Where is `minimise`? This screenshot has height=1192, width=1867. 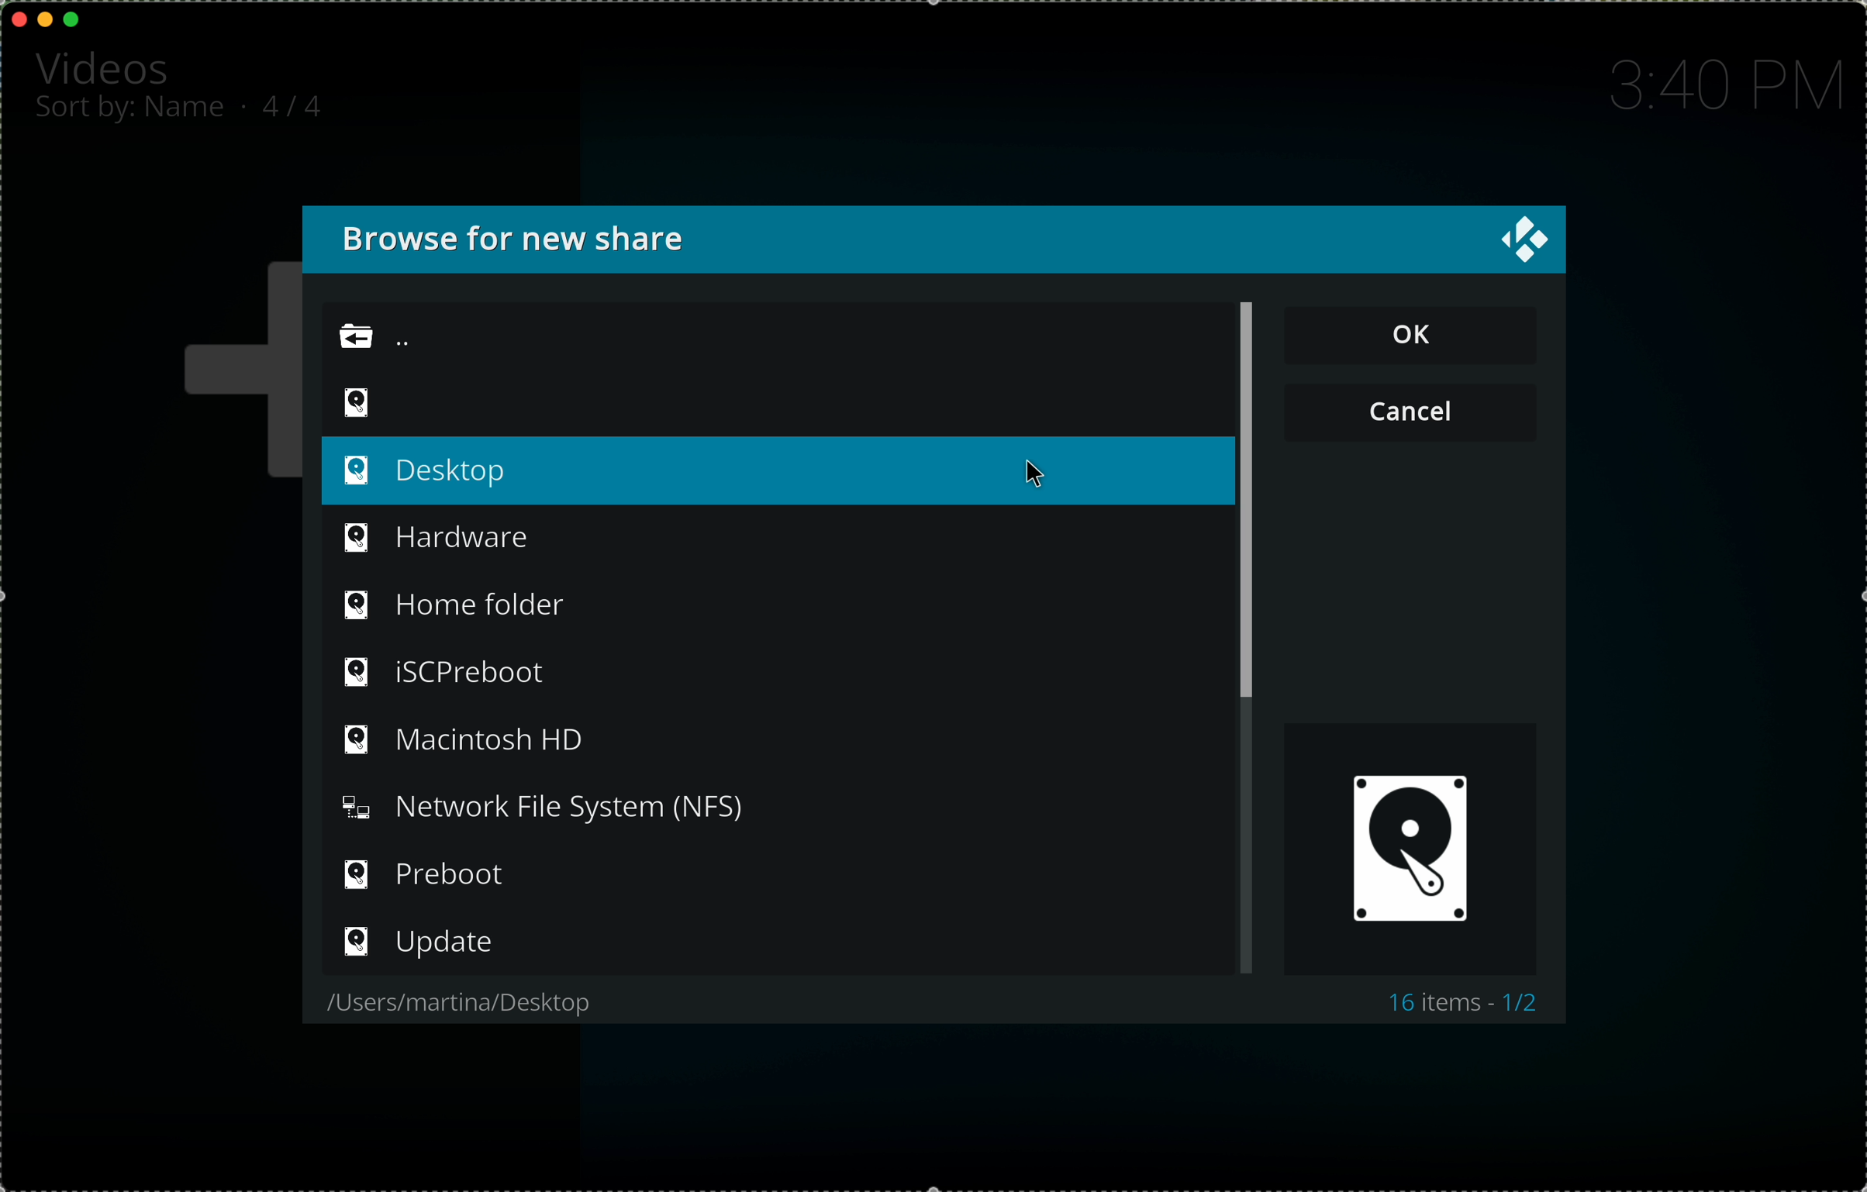
minimise is located at coordinates (45, 18).